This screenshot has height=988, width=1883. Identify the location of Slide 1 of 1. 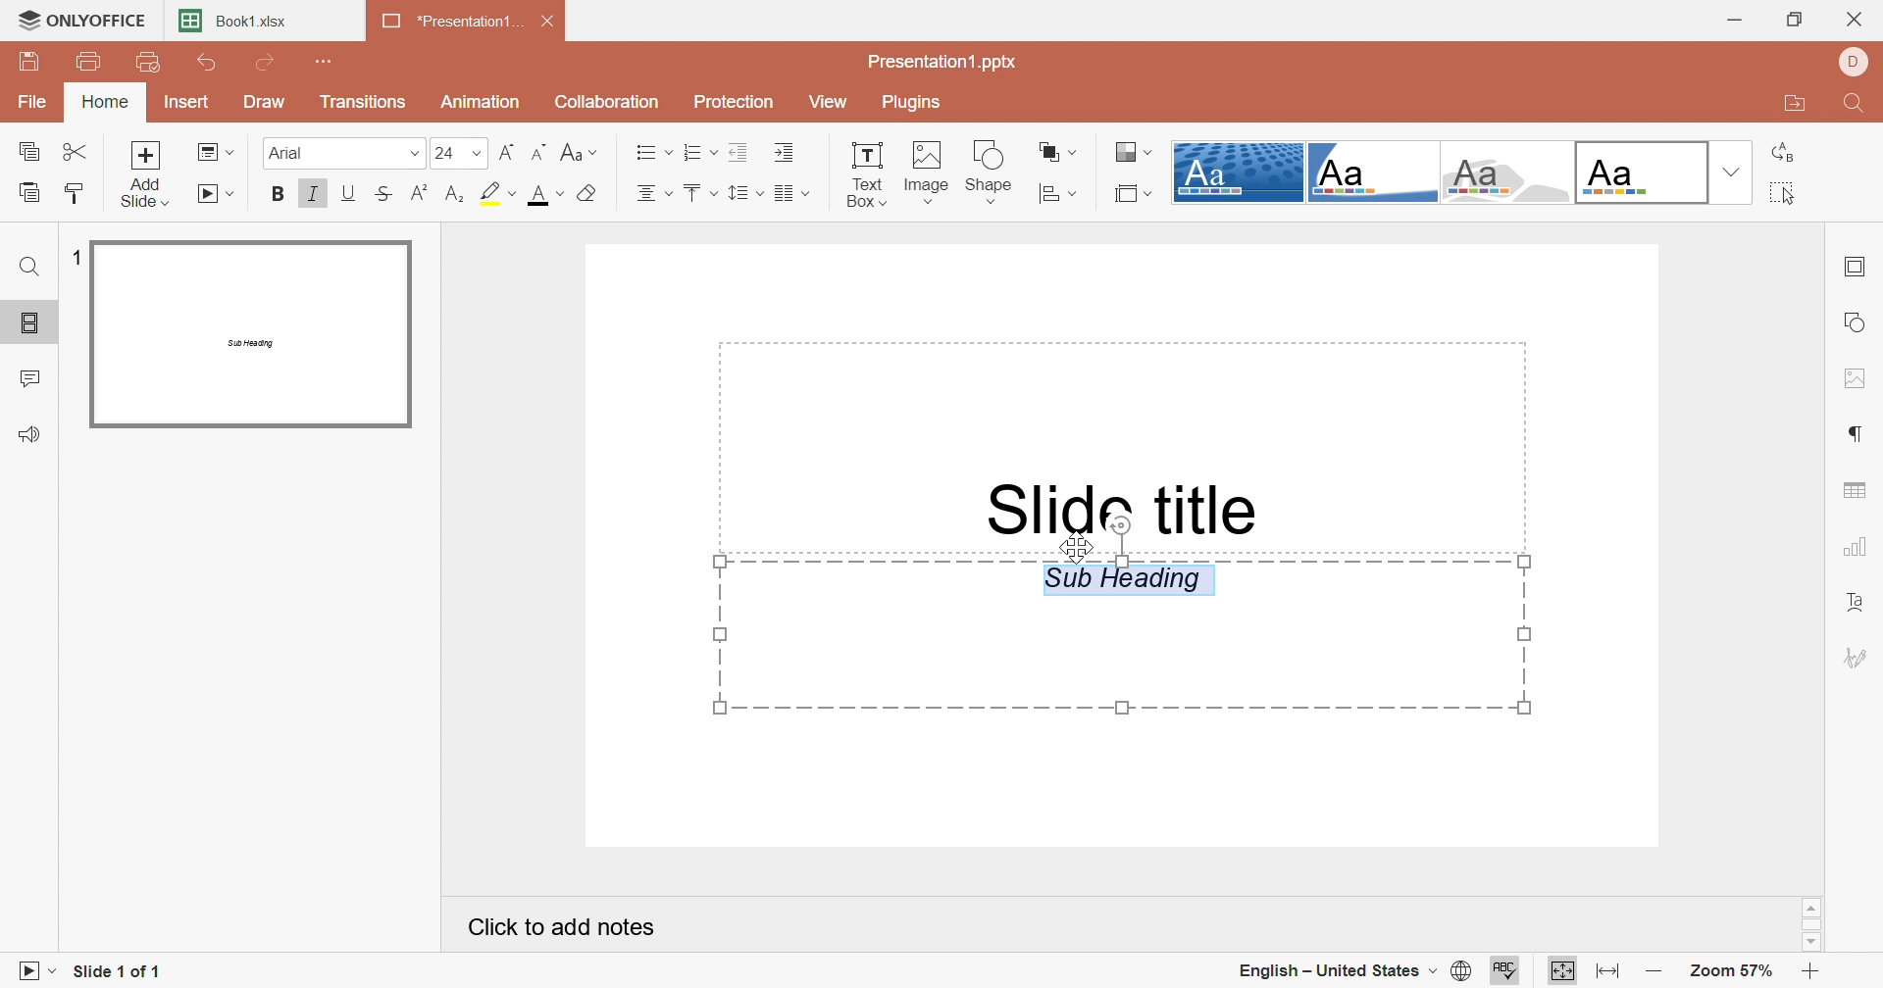
(127, 970).